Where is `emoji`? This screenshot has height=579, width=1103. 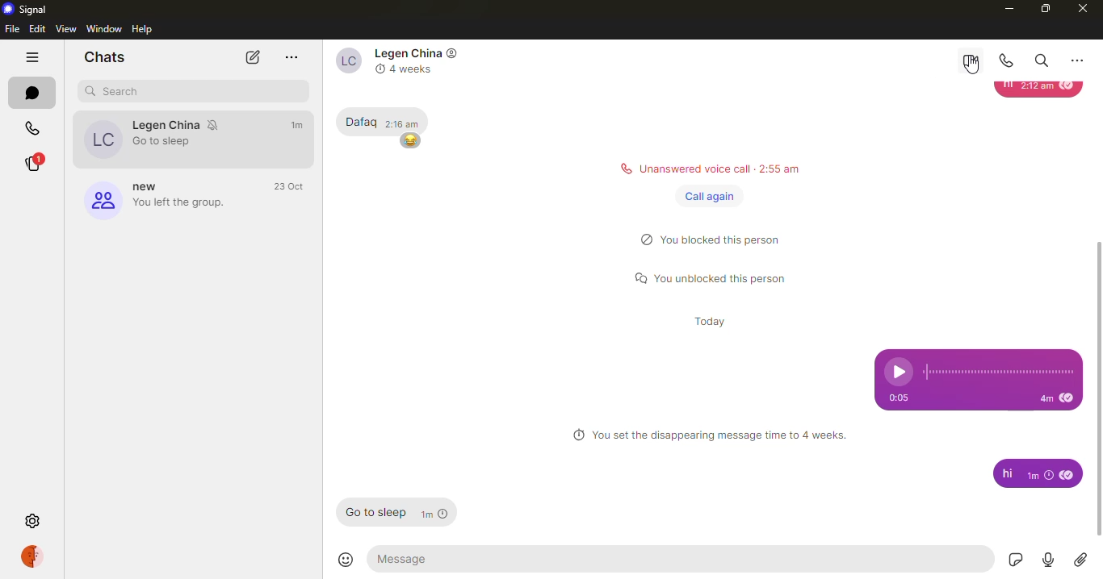
emoji is located at coordinates (409, 141).